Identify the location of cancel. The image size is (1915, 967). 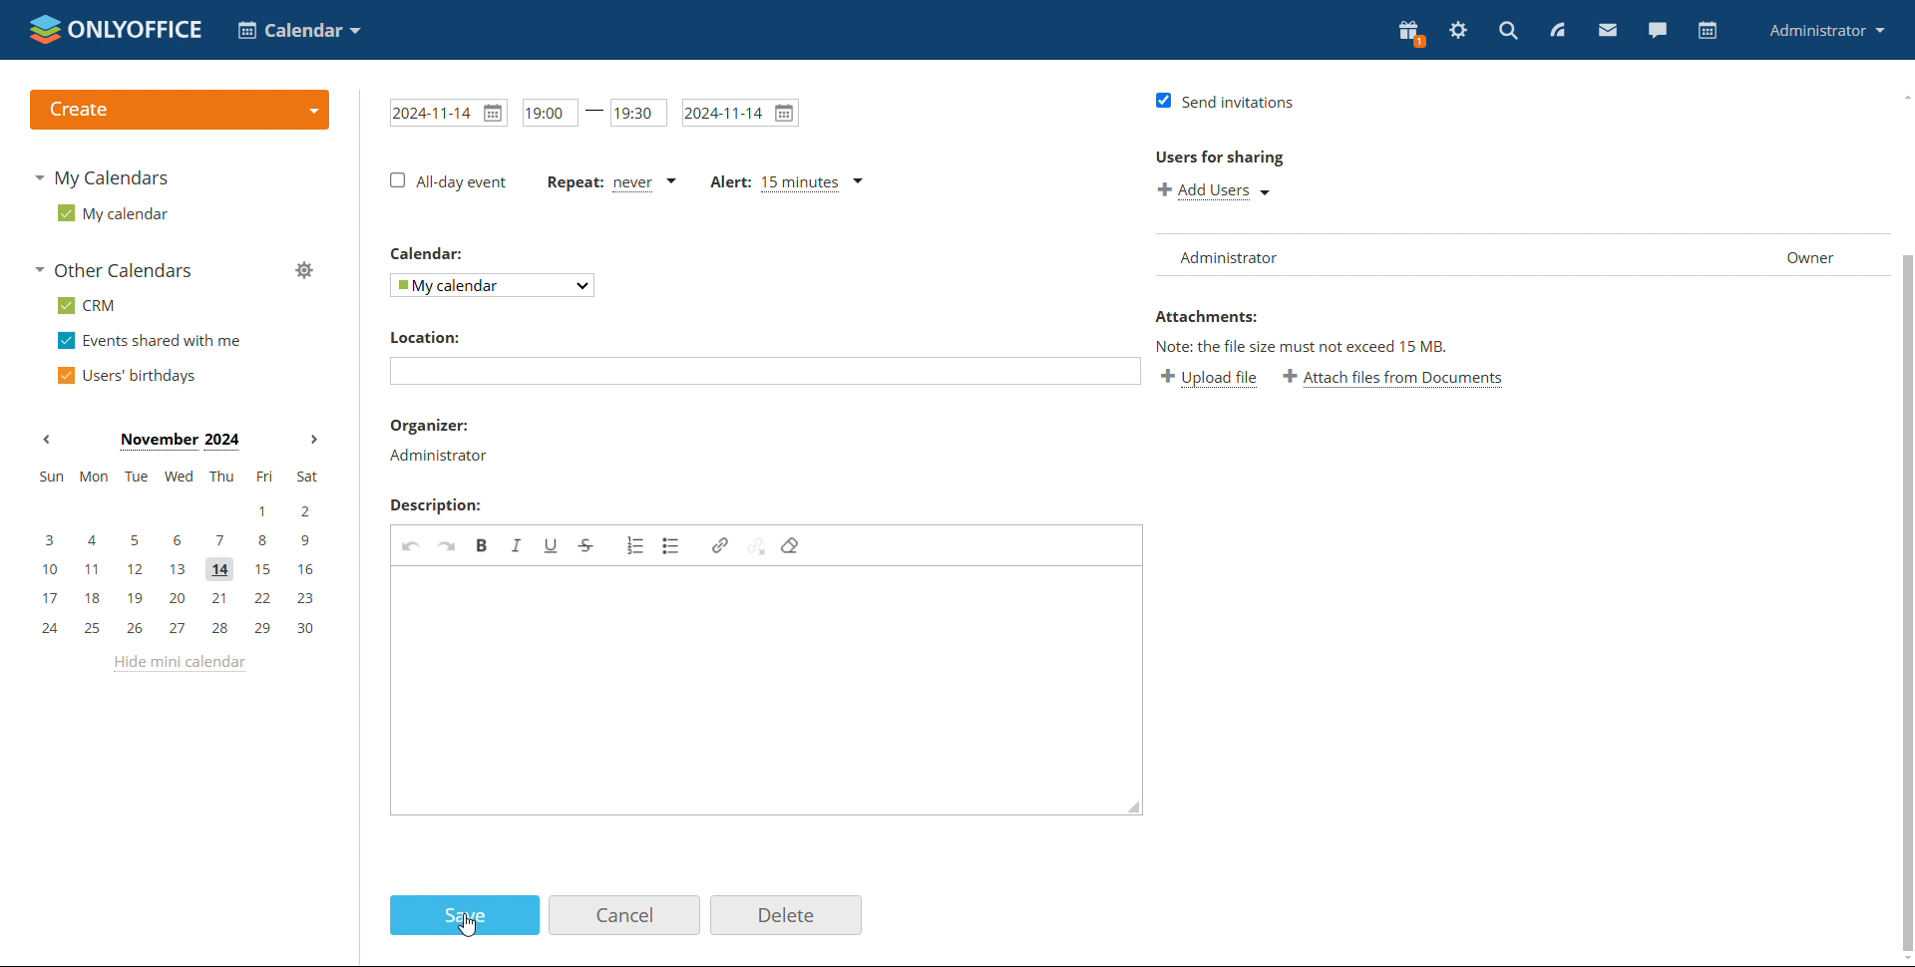
(624, 916).